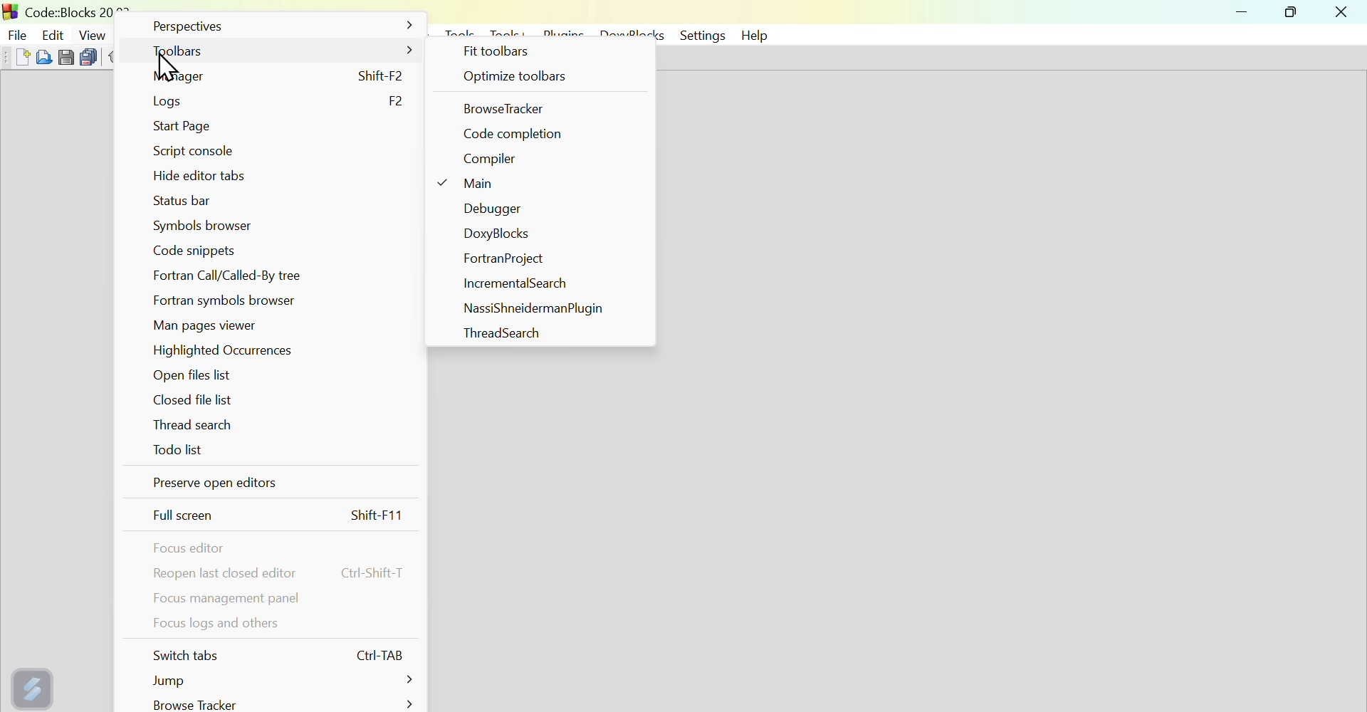  Describe the element at coordinates (1294, 14) in the screenshot. I see `maximise` at that location.